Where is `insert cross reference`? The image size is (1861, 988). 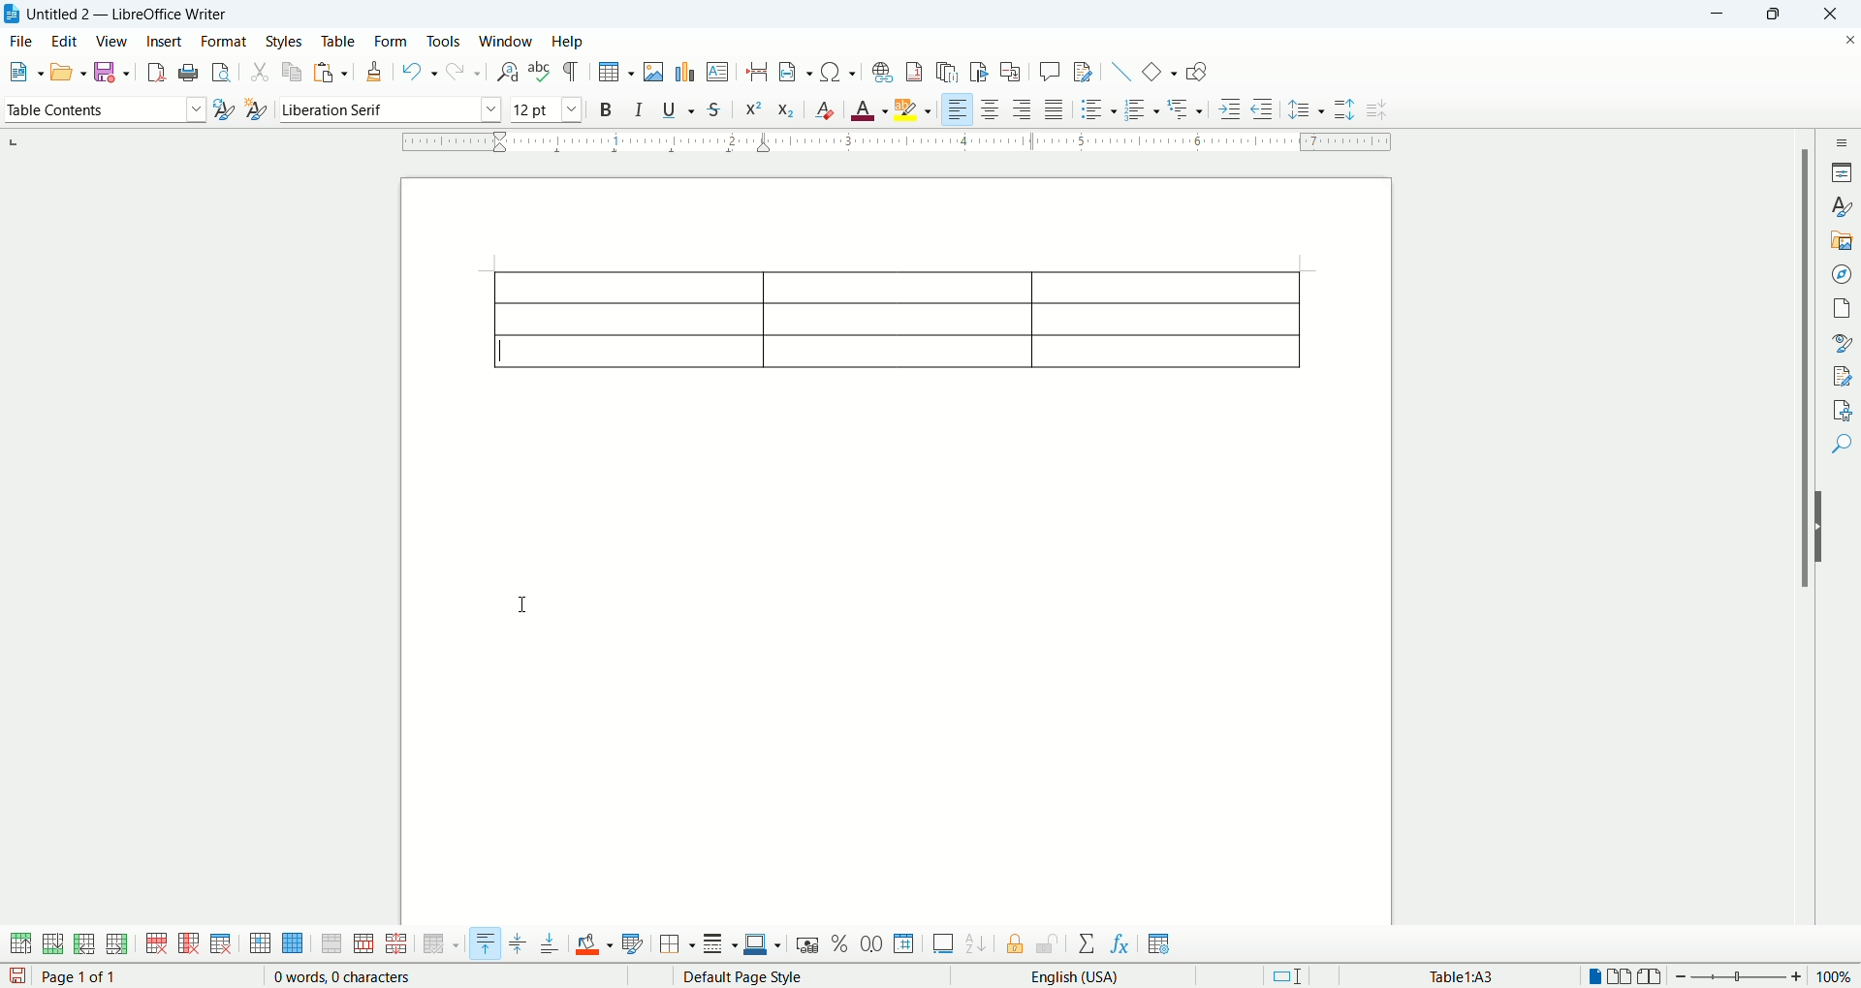
insert cross reference is located at coordinates (1009, 73).